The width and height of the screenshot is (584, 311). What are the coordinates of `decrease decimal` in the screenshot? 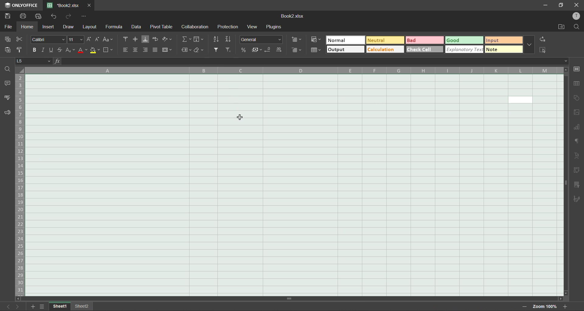 It's located at (268, 51).